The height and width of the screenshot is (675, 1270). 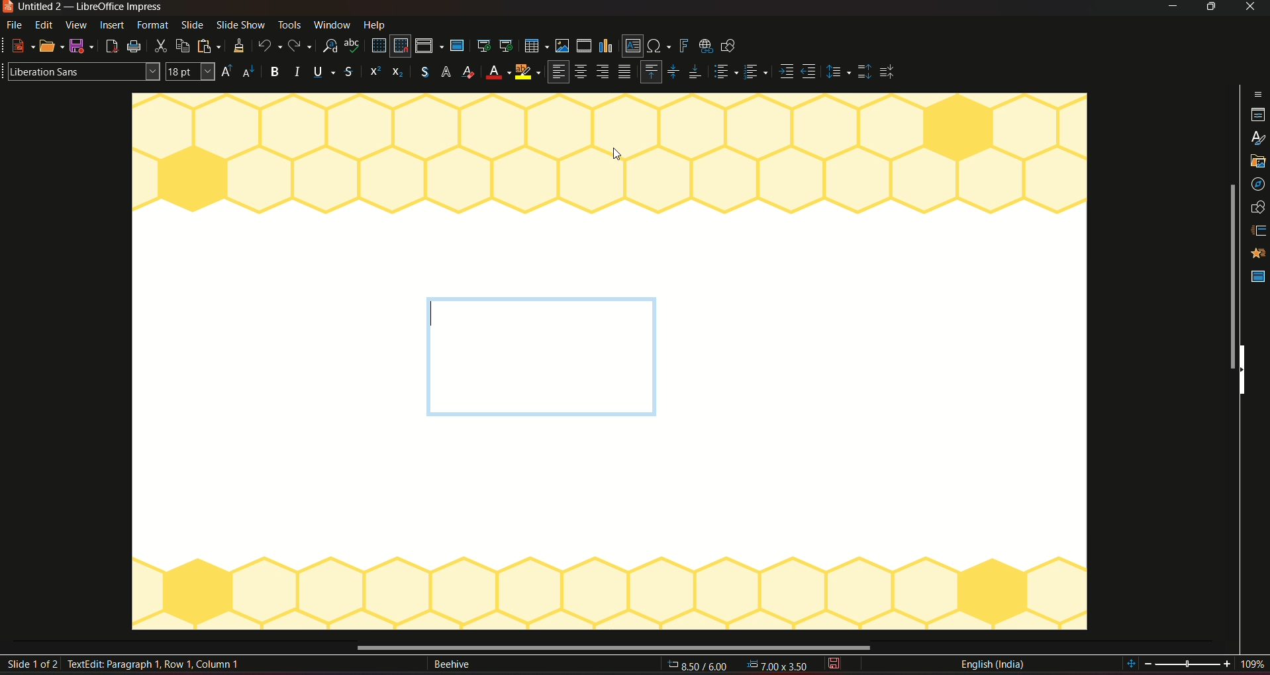 What do you see at coordinates (183, 45) in the screenshot?
I see `copy` at bounding box center [183, 45].